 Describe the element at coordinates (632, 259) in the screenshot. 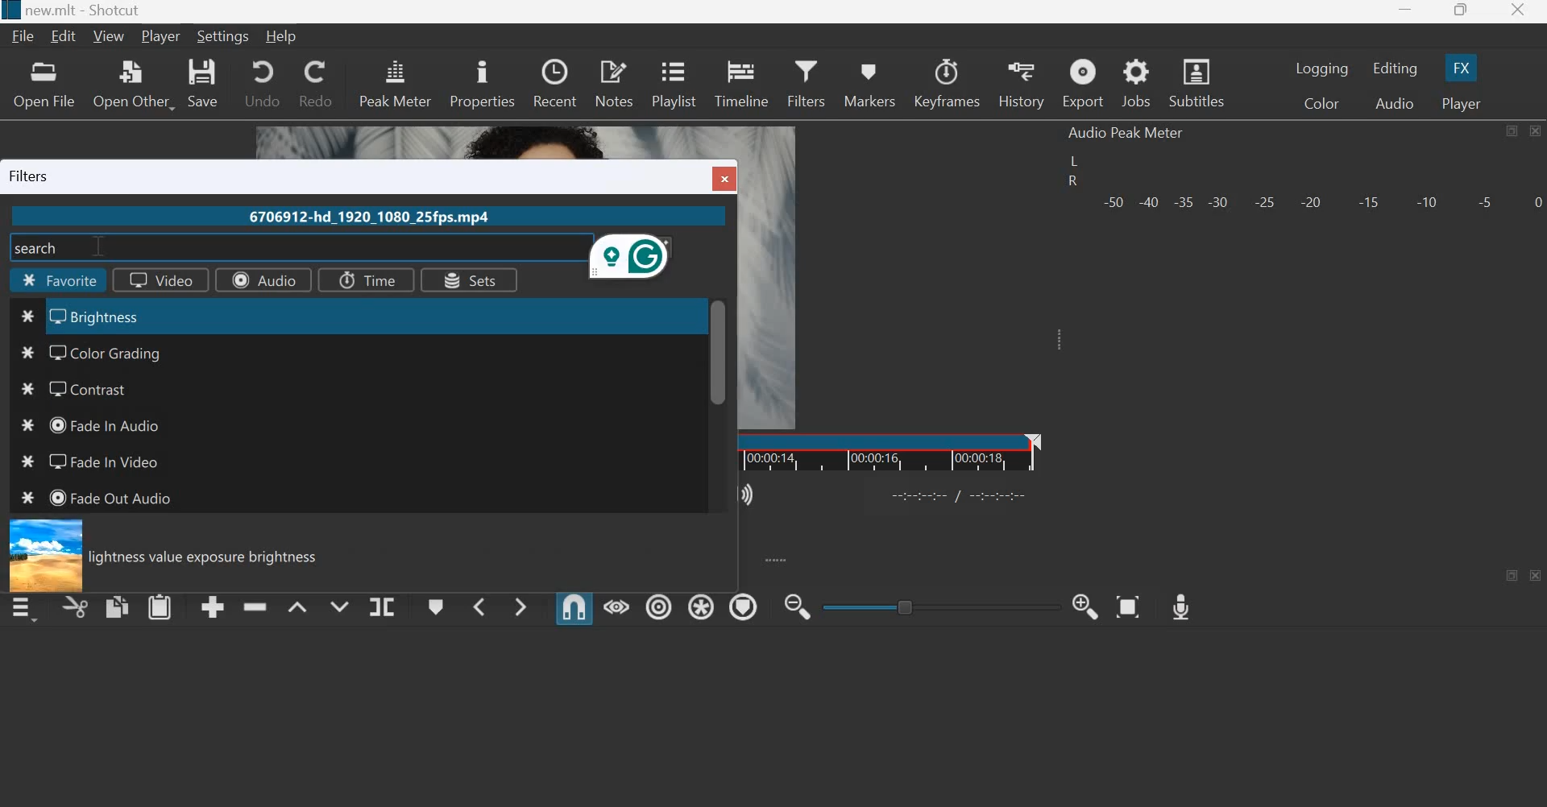

I see `Grammarly` at that location.